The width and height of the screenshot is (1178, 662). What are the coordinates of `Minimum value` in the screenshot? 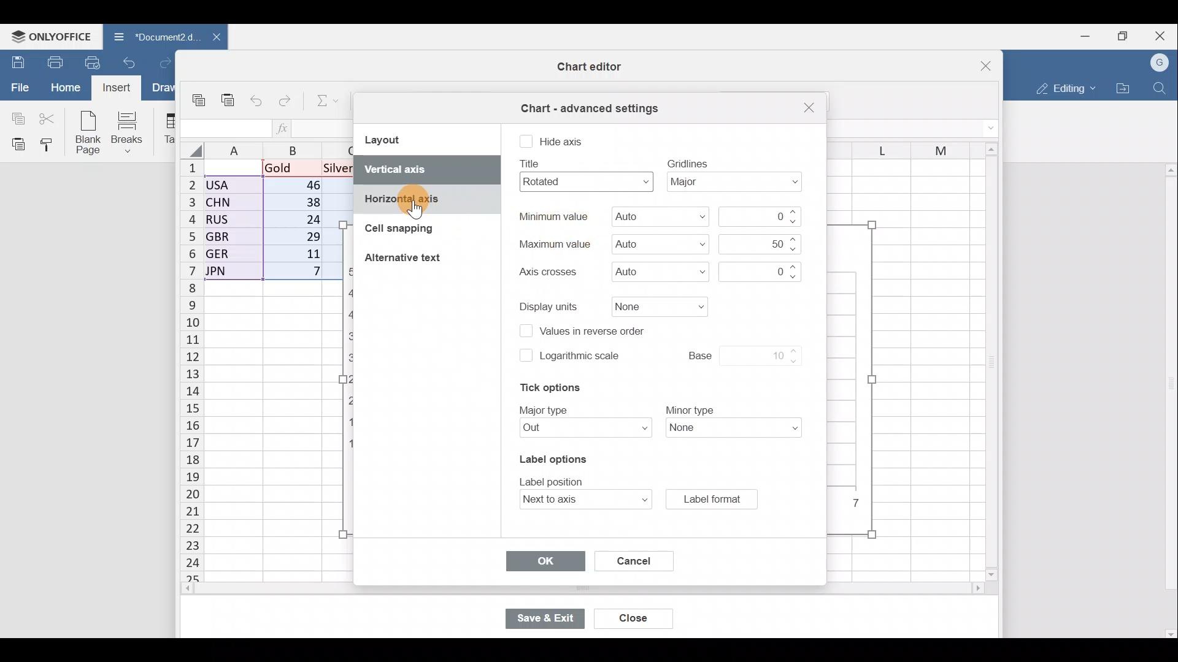 It's located at (654, 218).